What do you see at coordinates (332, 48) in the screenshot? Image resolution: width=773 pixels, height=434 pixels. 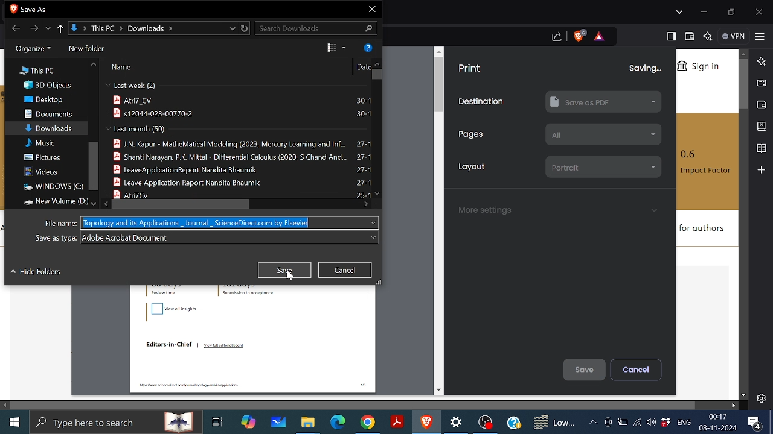 I see `Change your view` at bounding box center [332, 48].